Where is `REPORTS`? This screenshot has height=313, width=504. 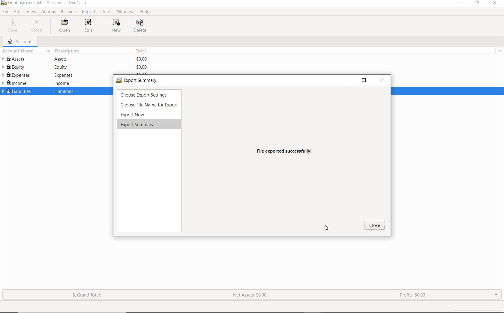 REPORTS is located at coordinates (90, 12).